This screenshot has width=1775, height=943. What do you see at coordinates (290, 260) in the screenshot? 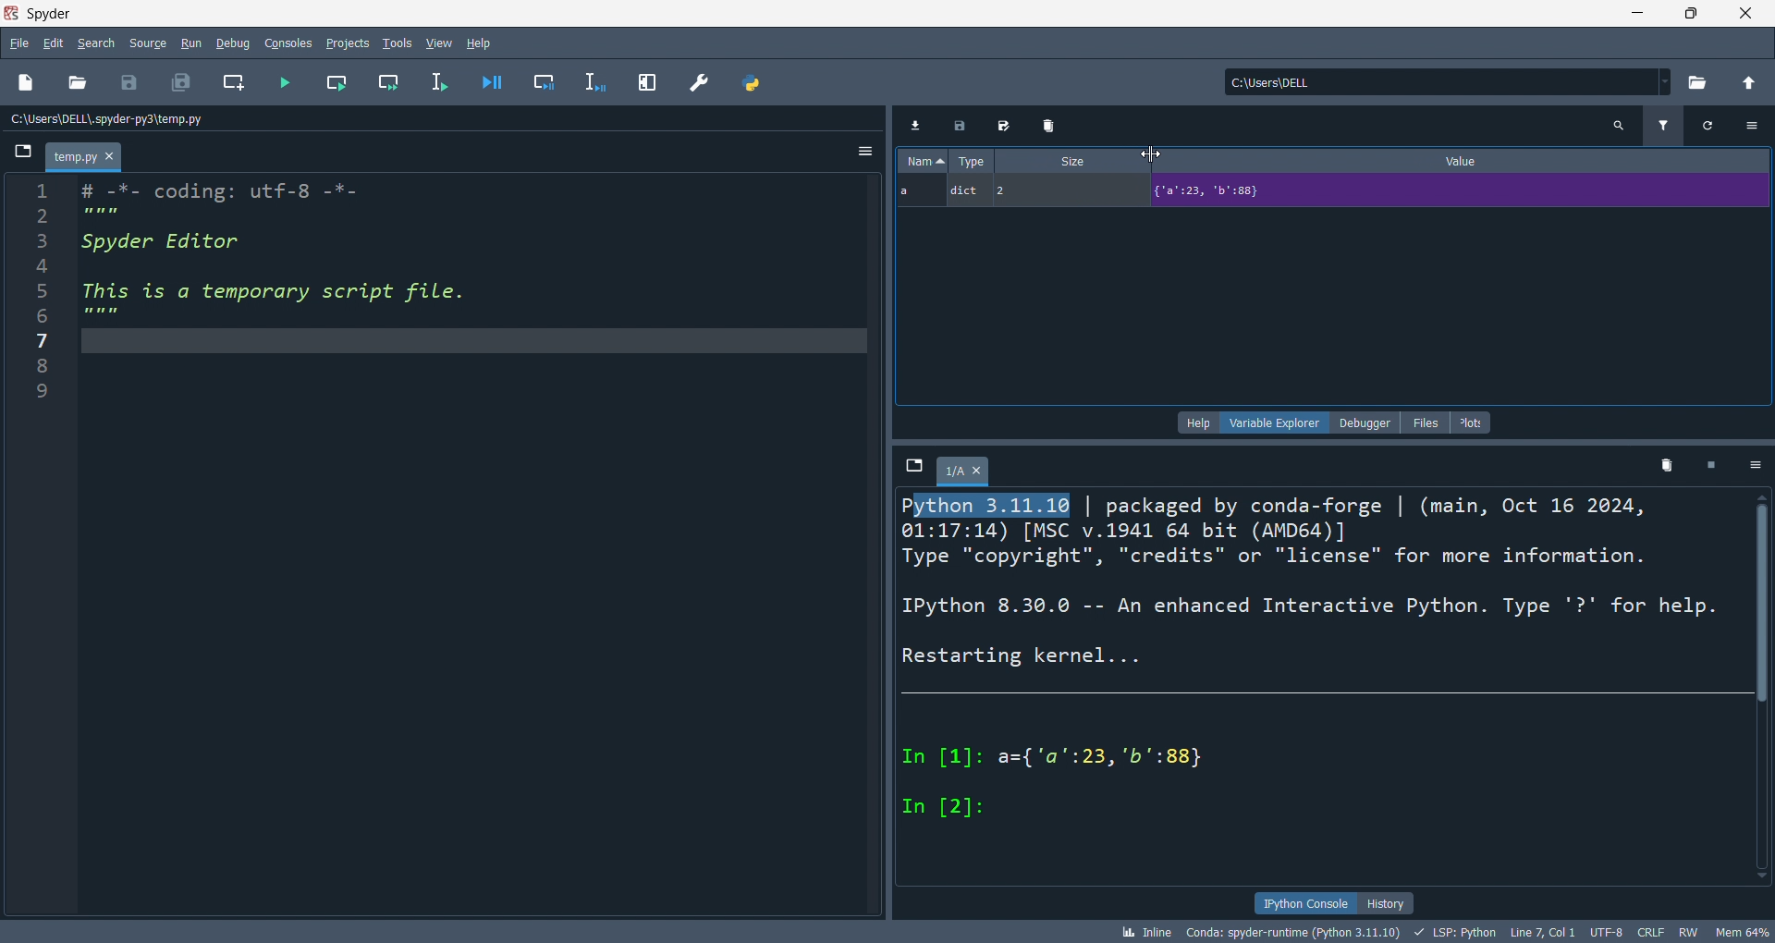
I see `PERT rata
Spyder Editor
This is a temporary script file.
________________` at bounding box center [290, 260].